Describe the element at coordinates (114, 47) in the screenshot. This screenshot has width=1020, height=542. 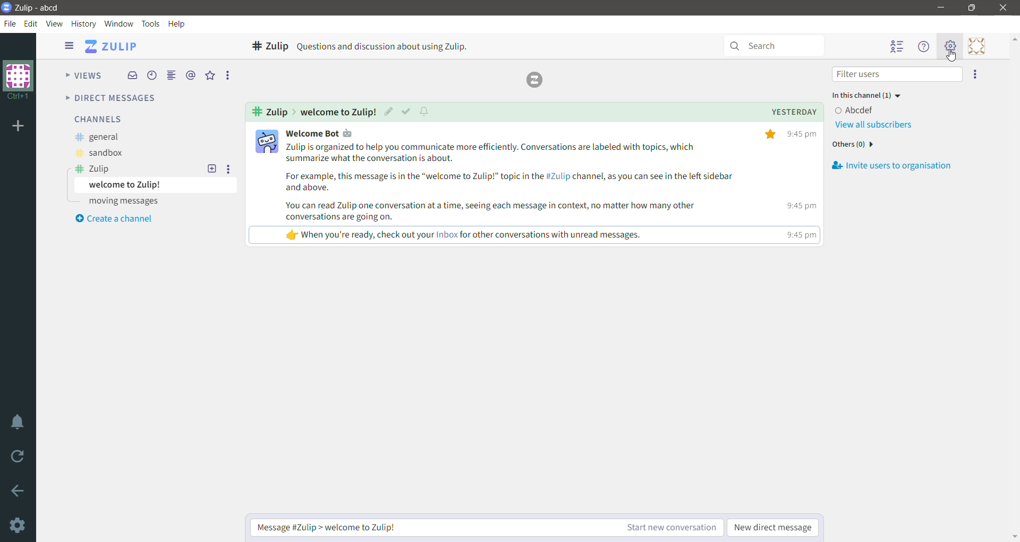
I see `ZULIP(Application Name)` at that location.